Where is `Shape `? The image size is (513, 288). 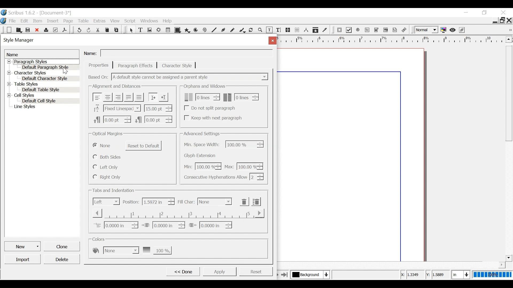 Shape  is located at coordinates (178, 30).